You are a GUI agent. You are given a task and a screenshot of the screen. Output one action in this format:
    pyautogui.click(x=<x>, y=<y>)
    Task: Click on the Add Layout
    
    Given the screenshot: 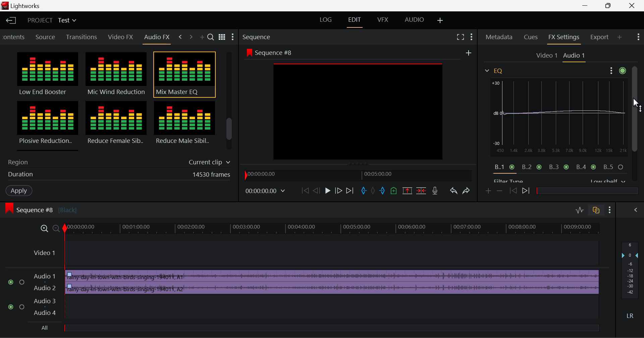 What is the action you would take?
    pyautogui.click(x=439, y=20)
    